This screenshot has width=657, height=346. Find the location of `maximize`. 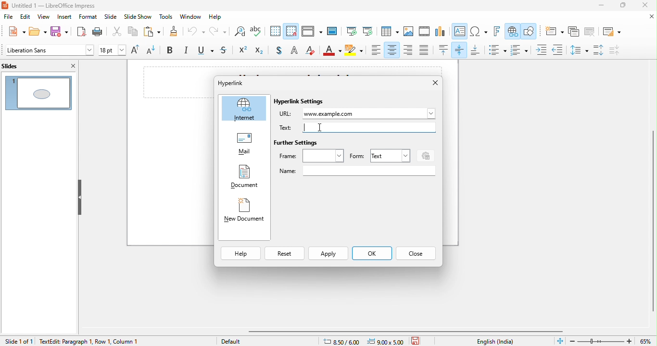

maximize is located at coordinates (622, 6).